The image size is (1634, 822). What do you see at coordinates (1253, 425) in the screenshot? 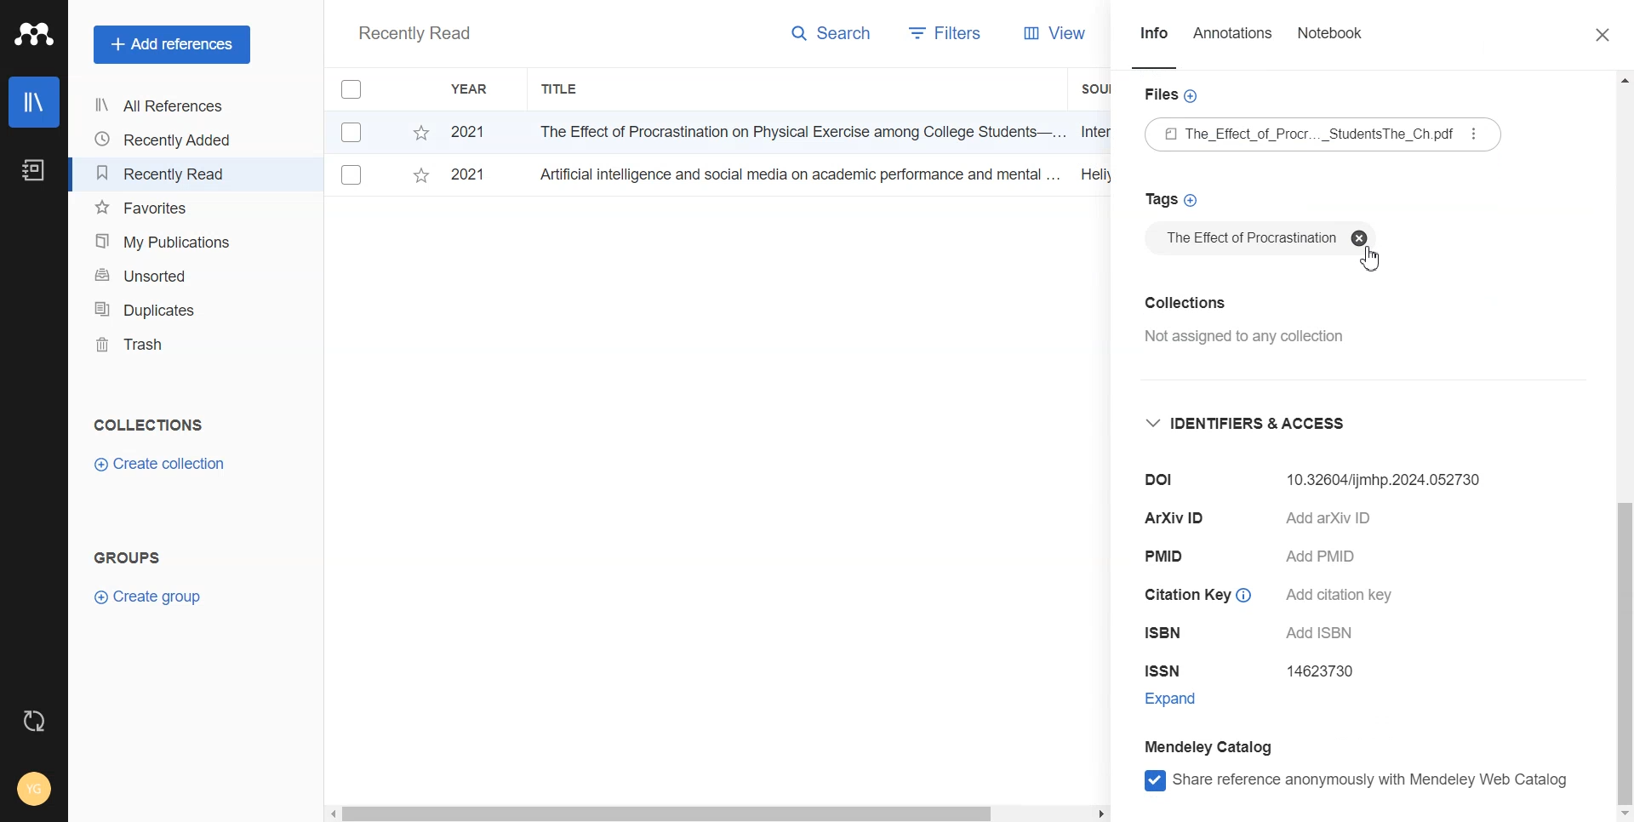
I see `Identifier & Acess` at bounding box center [1253, 425].